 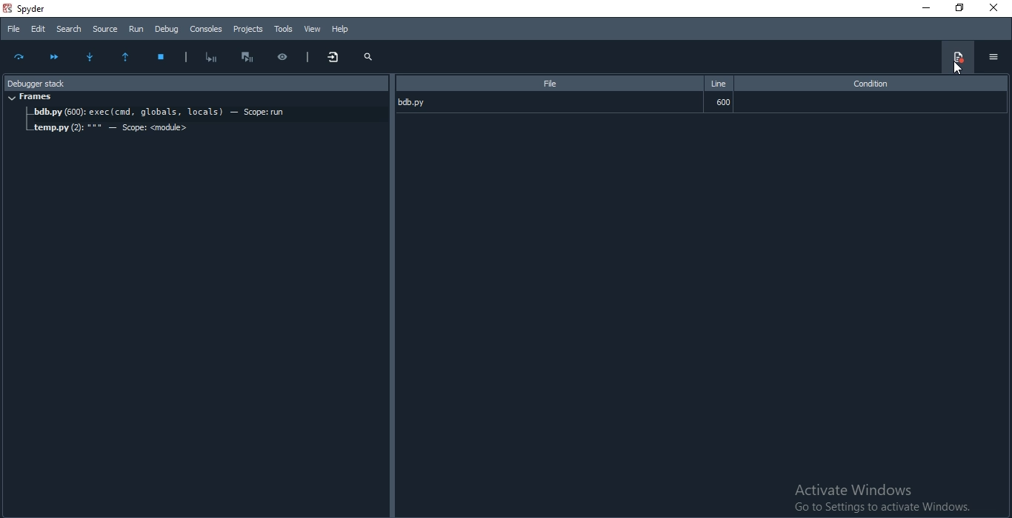 What do you see at coordinates (283, 29) in the screenshot?
I see `Tools` at bounding box center [283, 29].